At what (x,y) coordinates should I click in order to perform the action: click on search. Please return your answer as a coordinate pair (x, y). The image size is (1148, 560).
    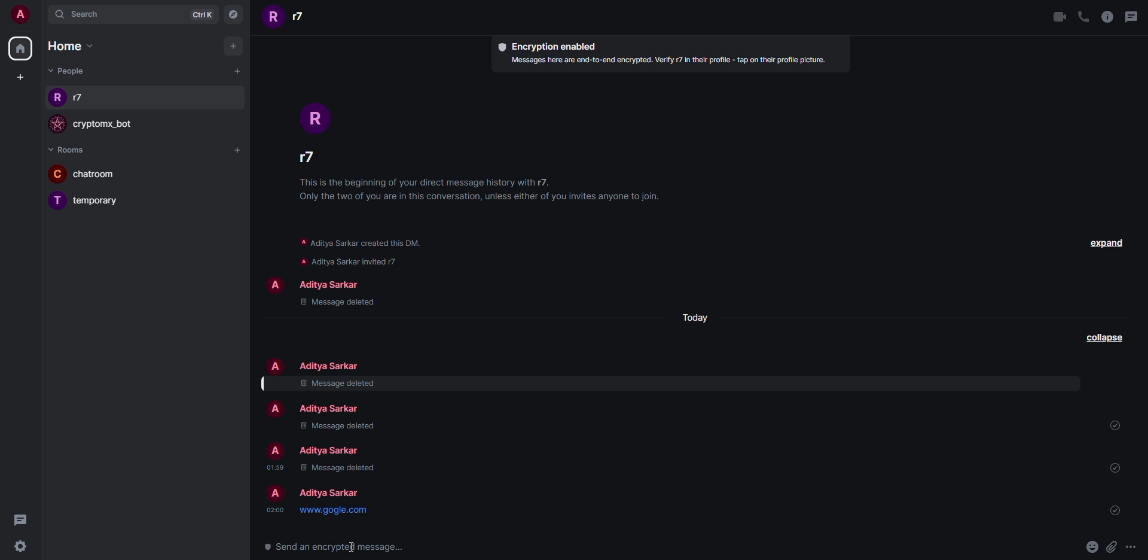
    Looking at the image, I should click on (90, 14).